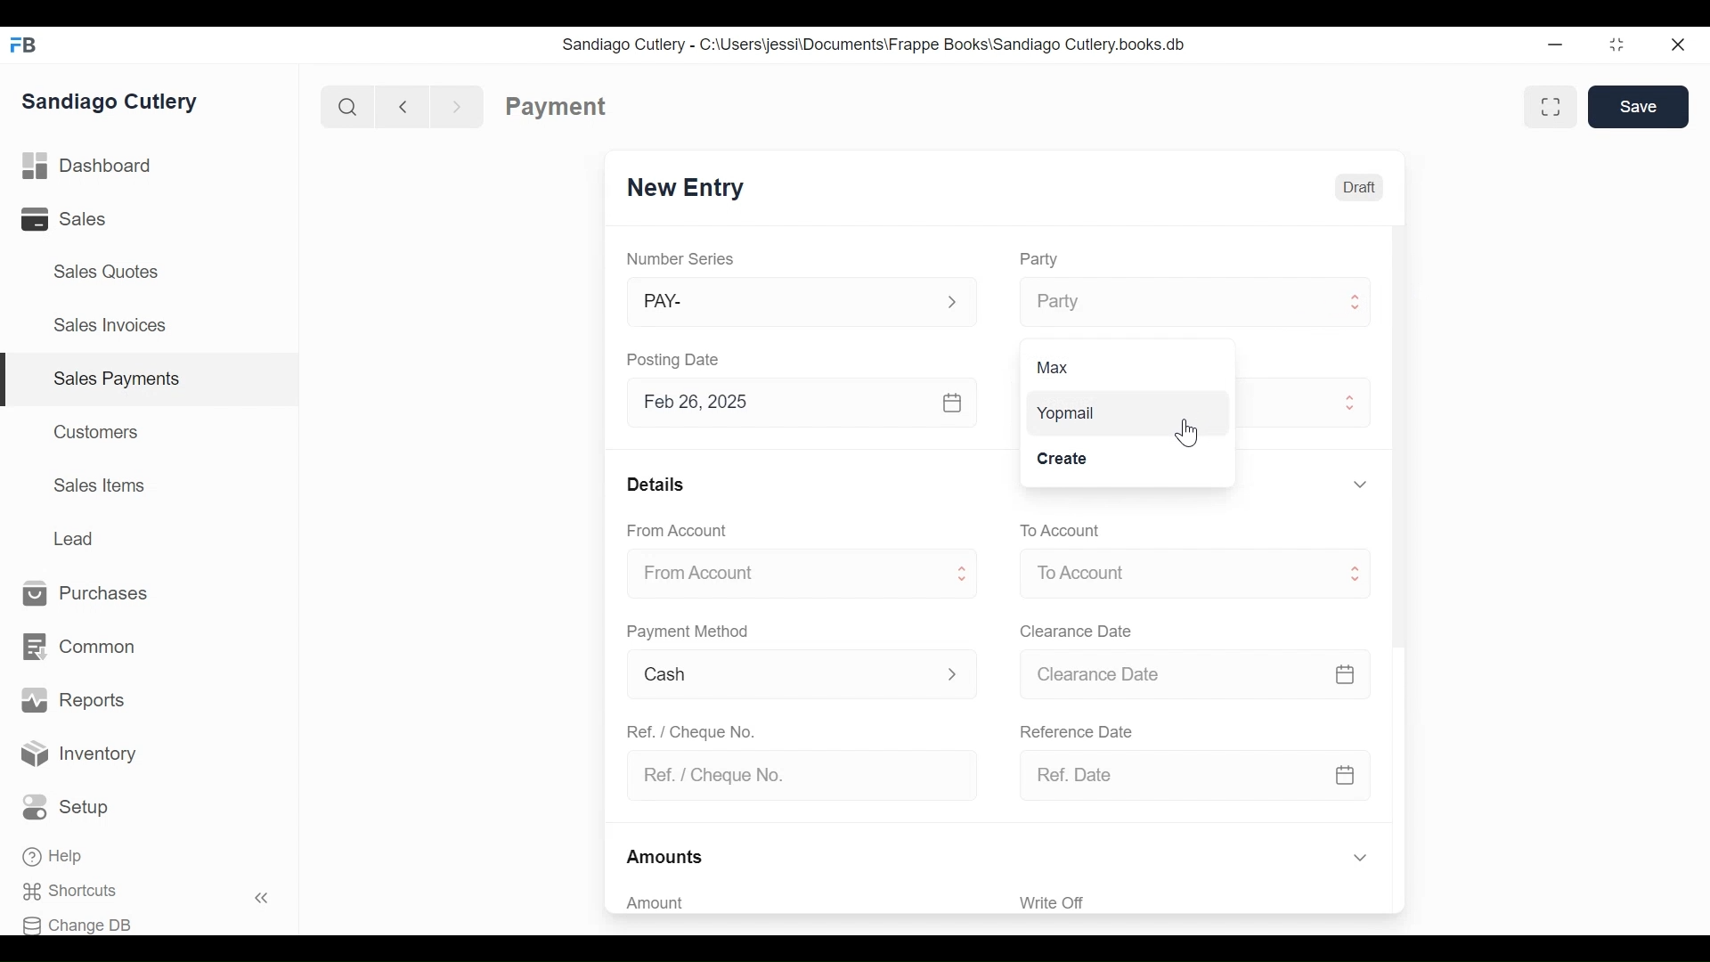  What do you see at coordinates (1124, 413) in the screenshot?
I see `Yopmail ` at bounding box center [1124, 413].